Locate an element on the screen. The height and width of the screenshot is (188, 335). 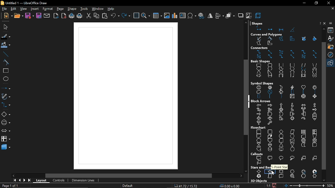
new is located at coordinates (8, 15).